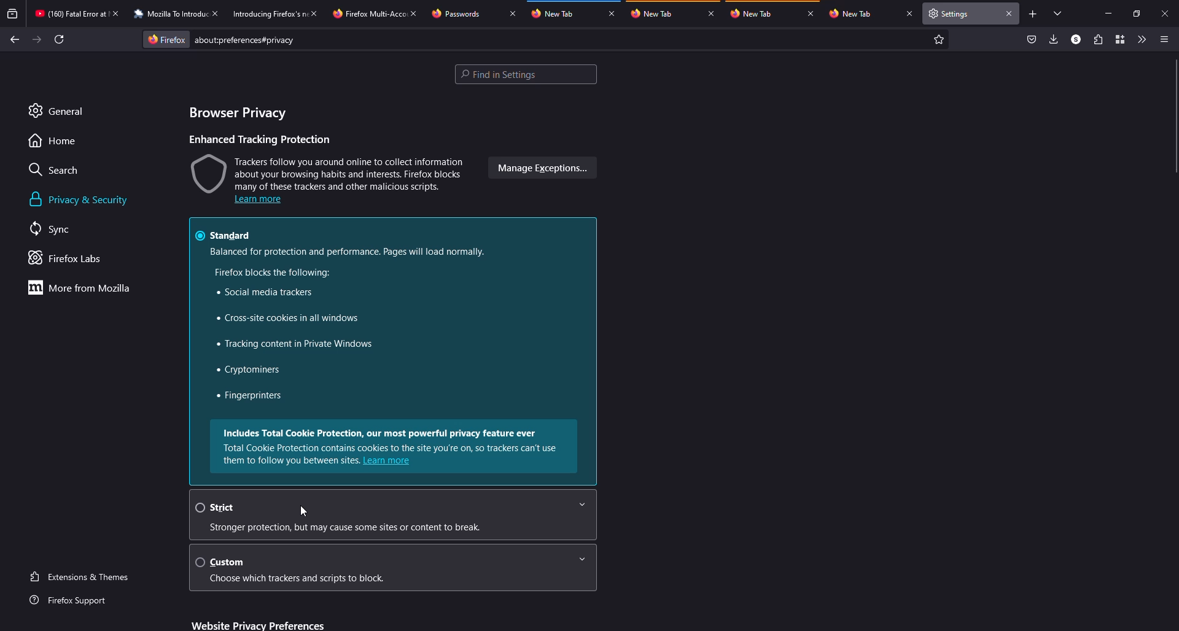  I want to click on vertical scroll bar, so click(1171, 115).